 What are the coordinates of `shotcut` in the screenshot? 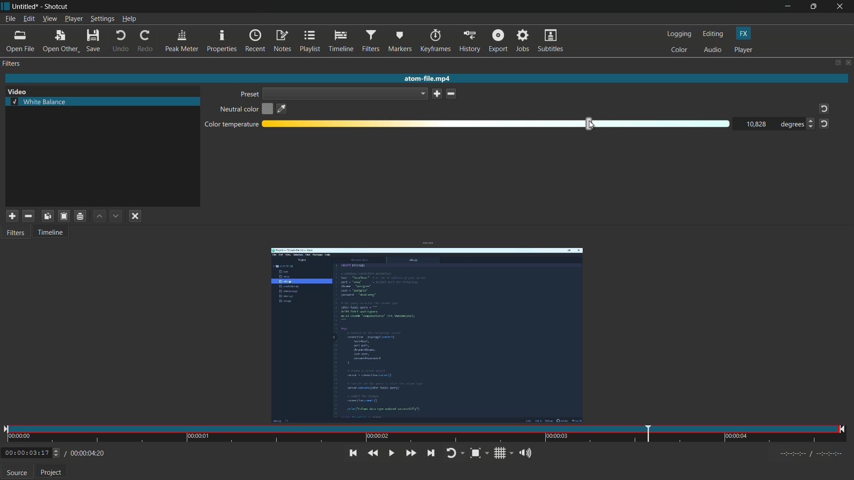 It's located at (57, 7).